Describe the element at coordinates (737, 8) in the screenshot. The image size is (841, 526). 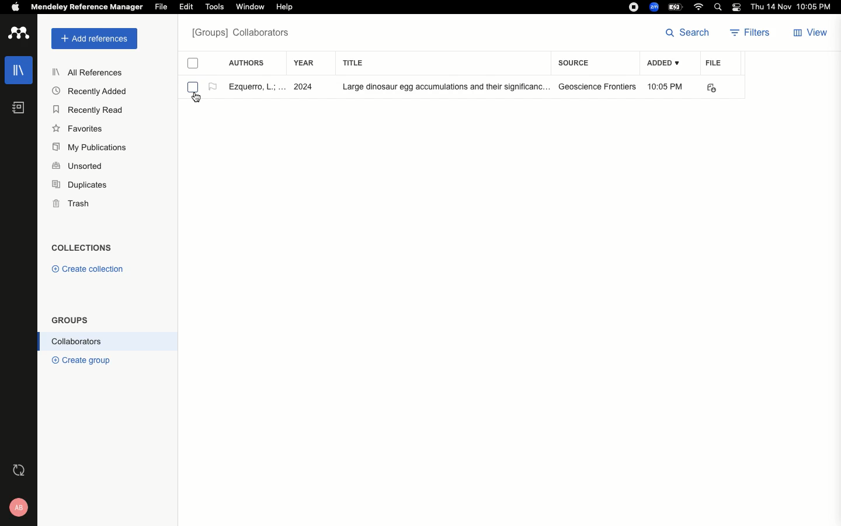
I see `Notification bar` at that location.